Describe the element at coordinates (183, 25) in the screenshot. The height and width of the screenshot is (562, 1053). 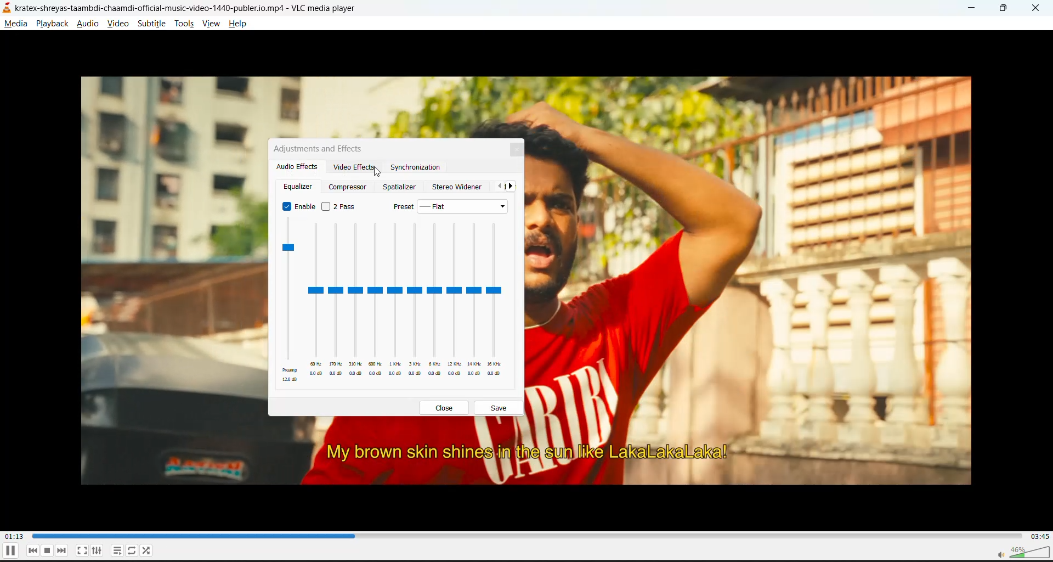
I see `tools` at that location.